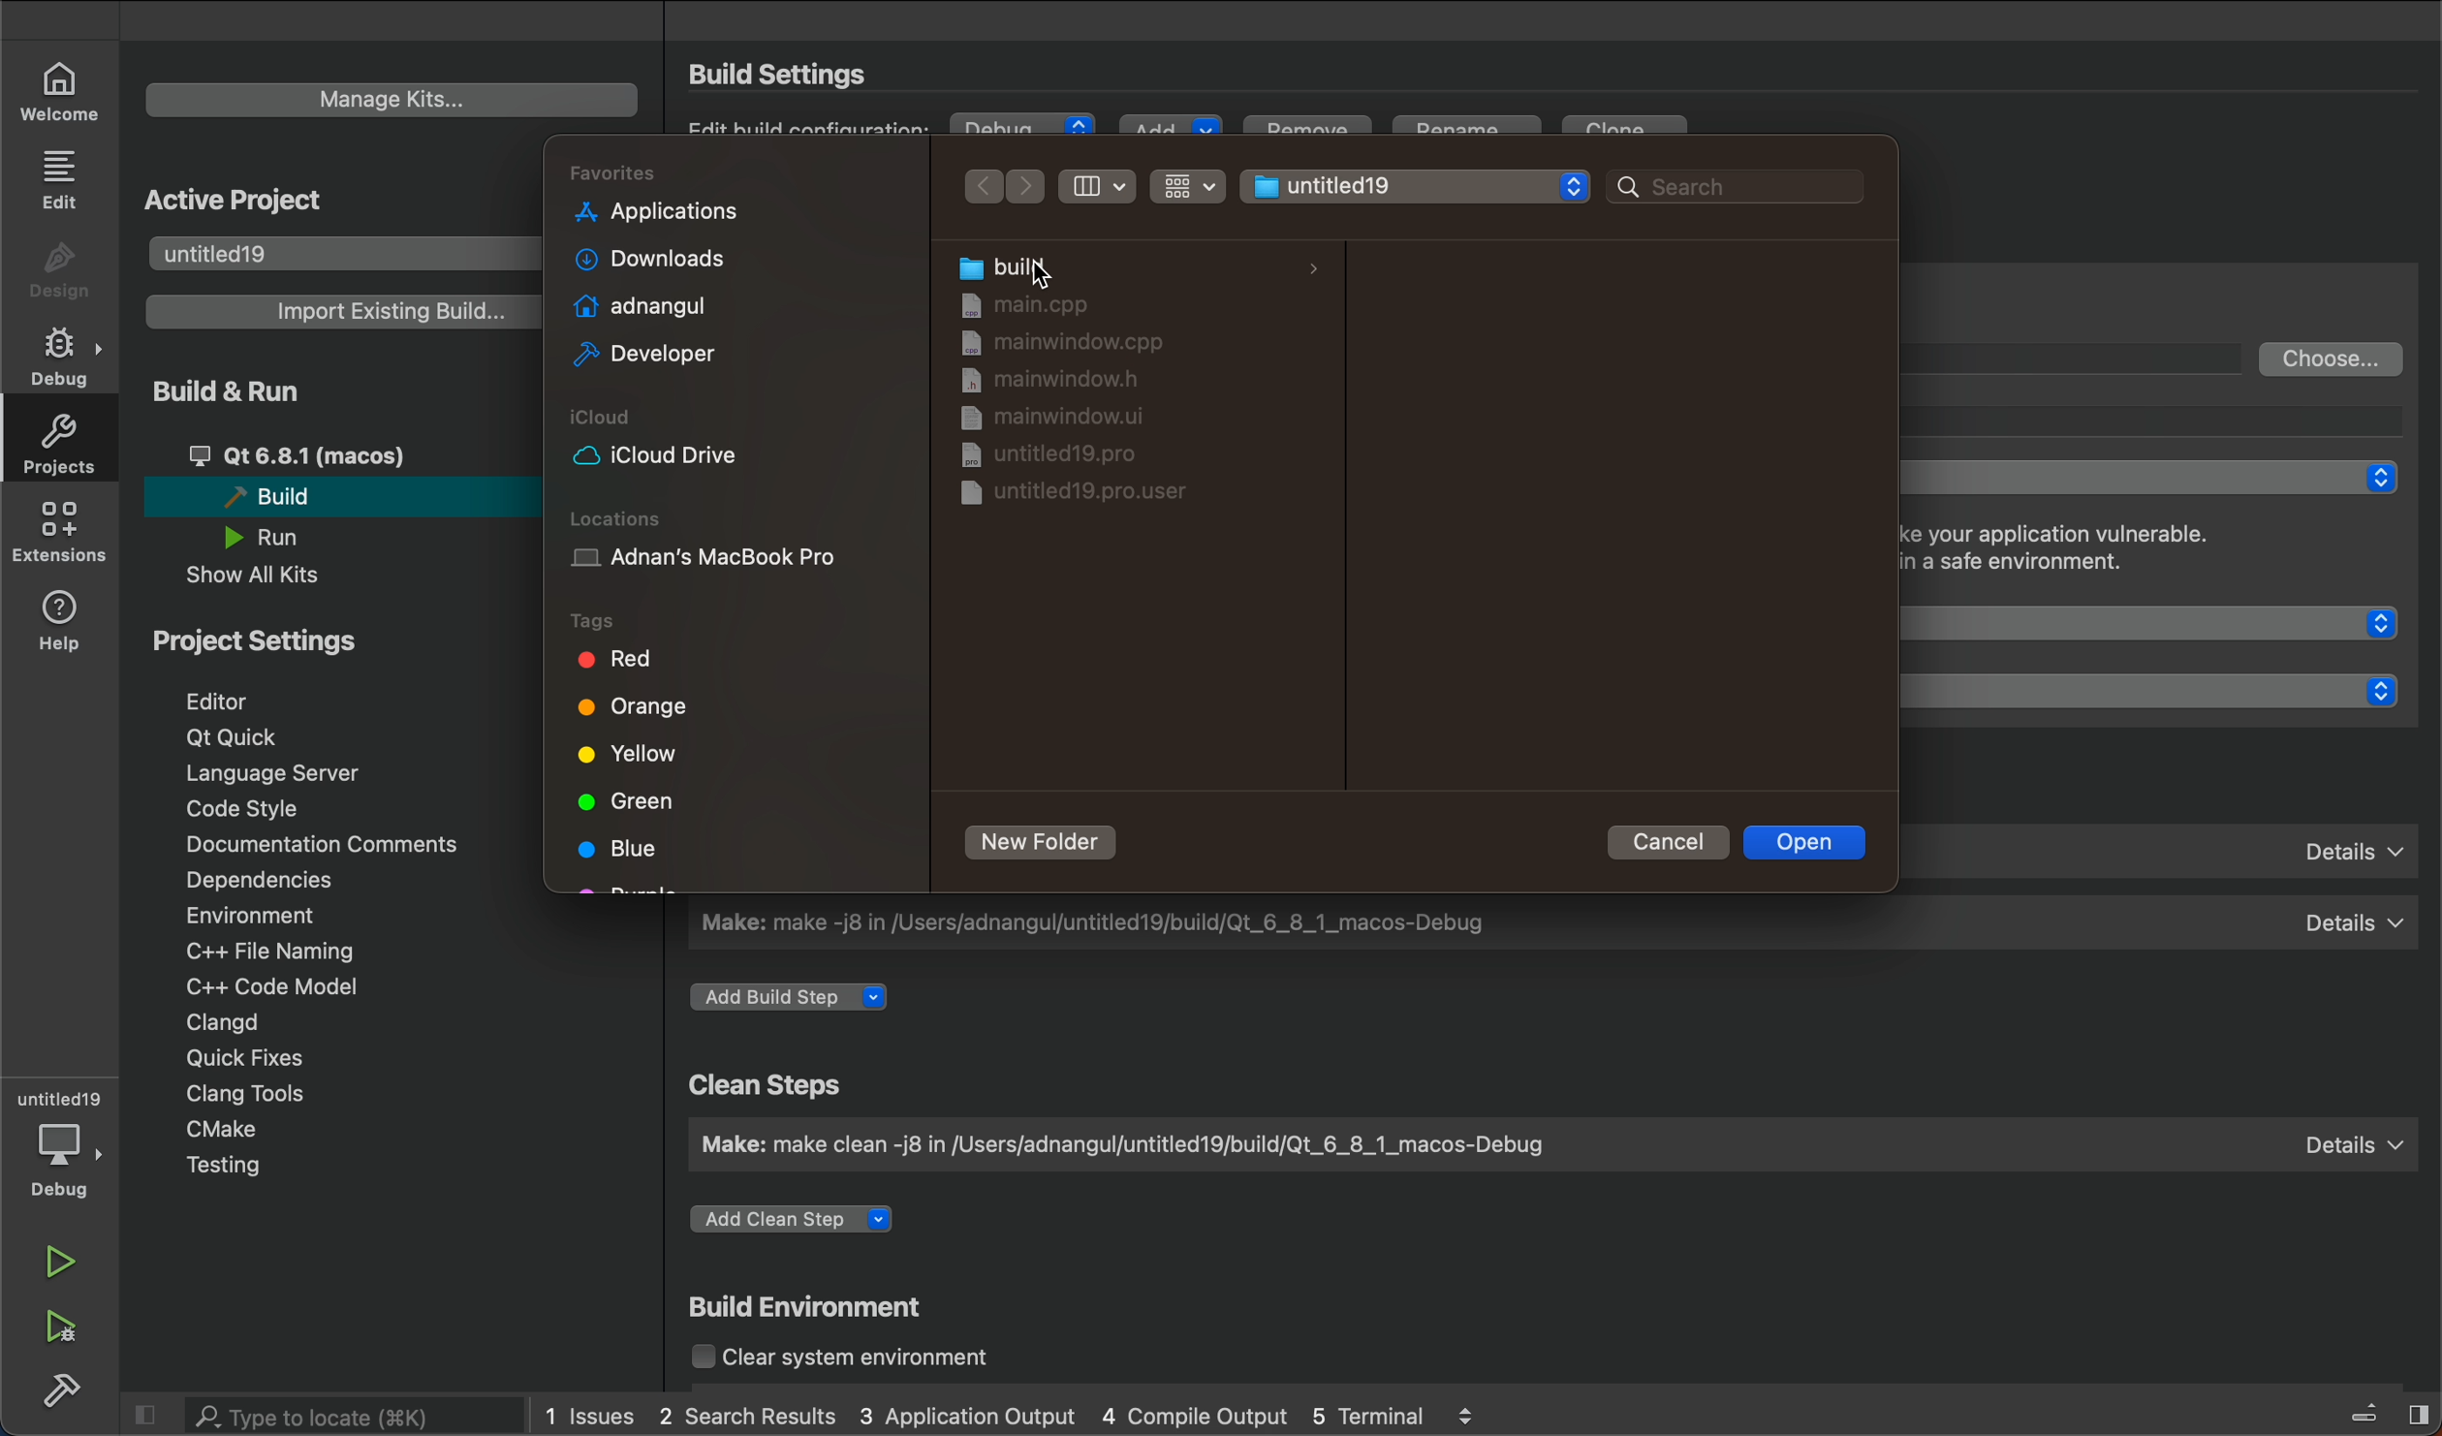 The height and width of the screenshot is (1436, 2442). Describe the element at coordinates (1631, 134) in the screenshot. I see `clone` at that location.